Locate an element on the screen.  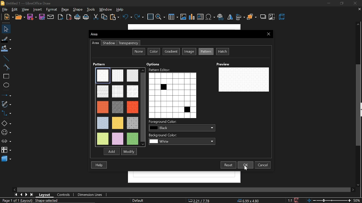
rectangle is located at coordinates (5, 76).